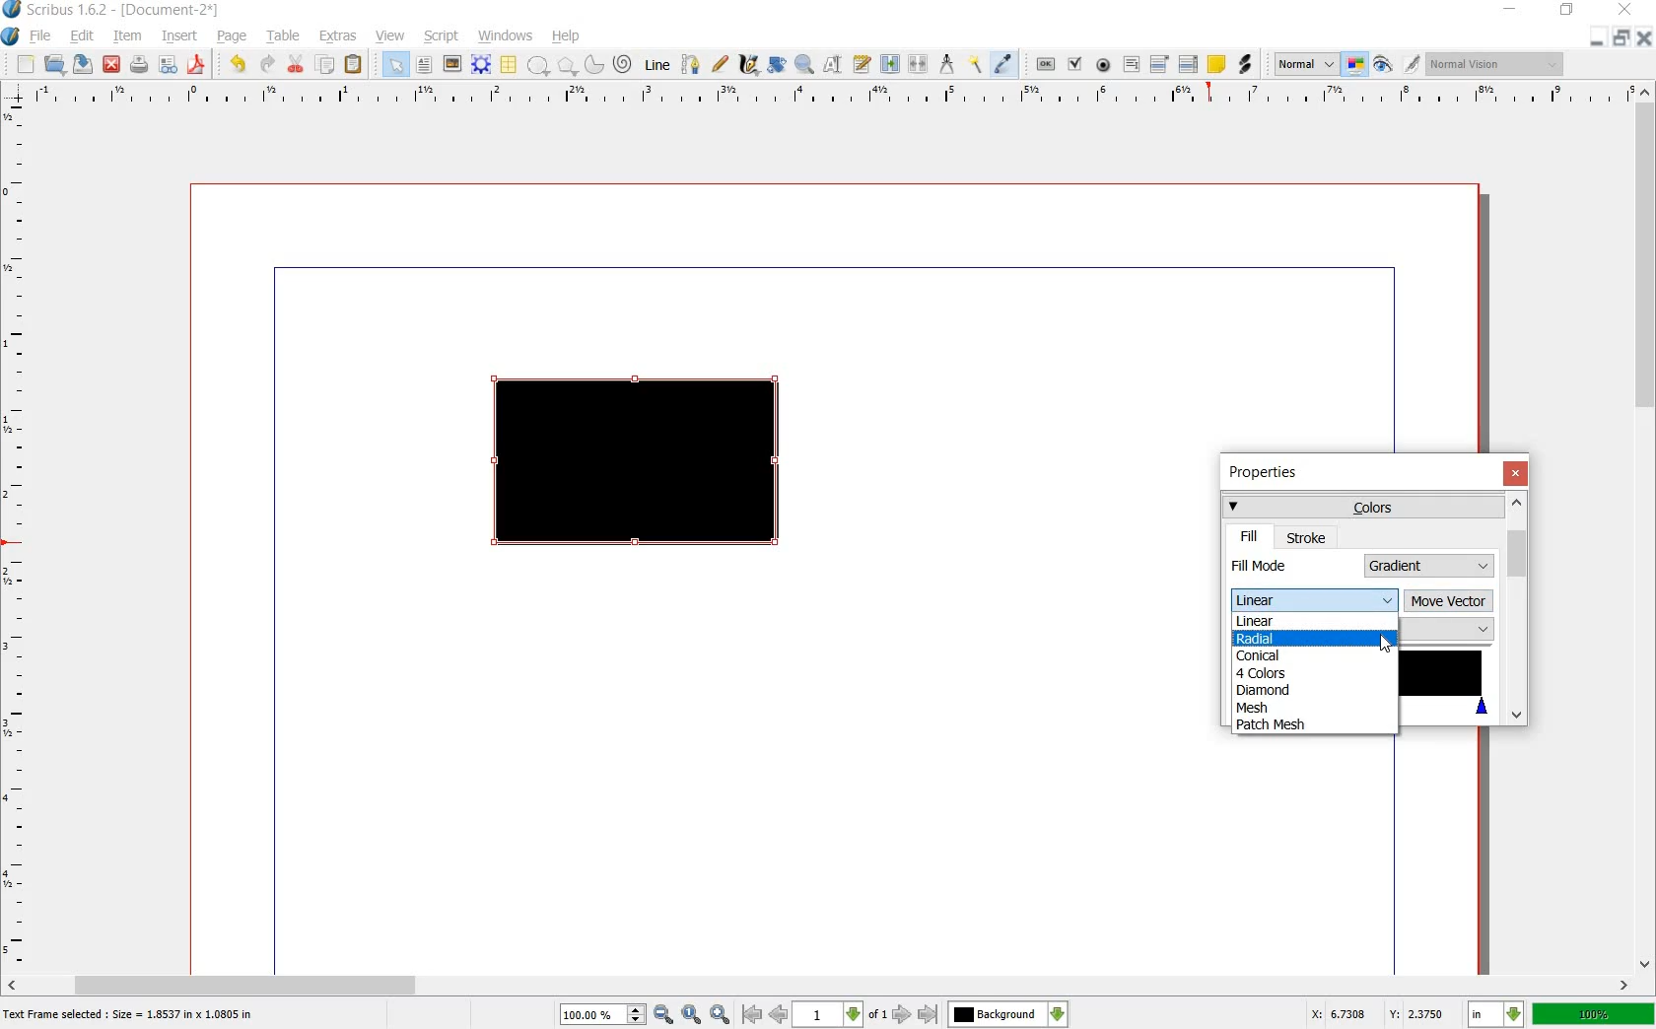  Describe the element at coordinates (820, 984) in the screenshot. I see `scroll bar` at that location.